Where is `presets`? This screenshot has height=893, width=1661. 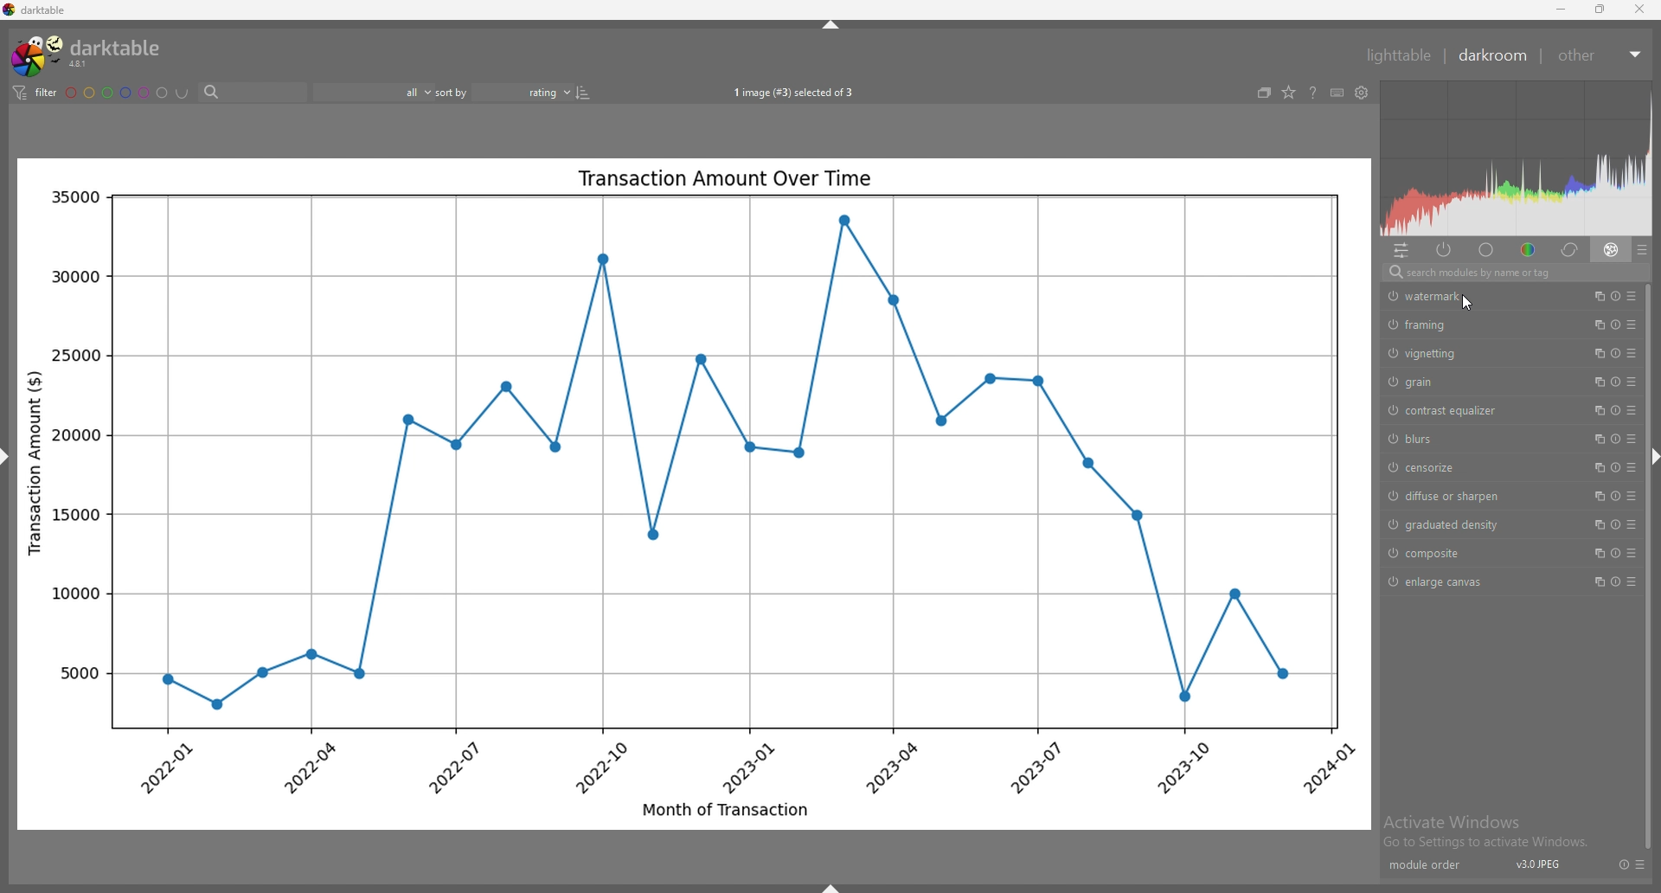
presets is located at coordinates (1632, 439).